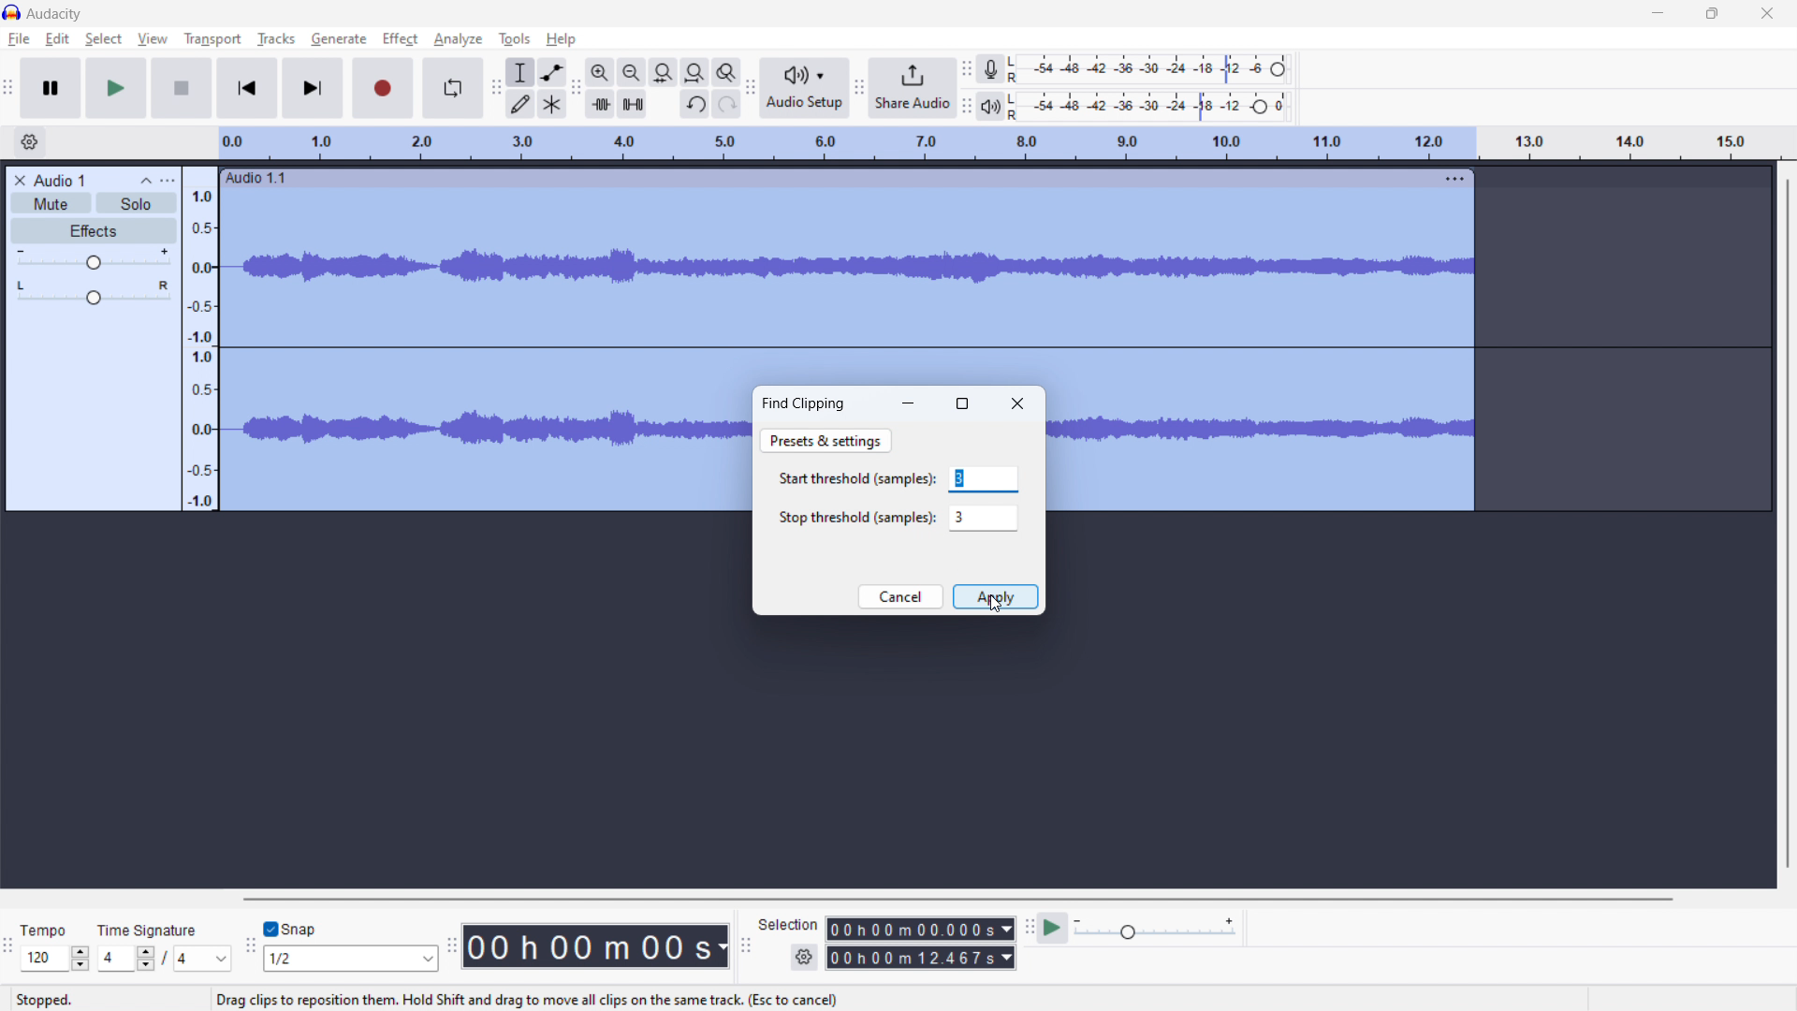 The image size is (1797, 1011). What do you see at coordinates (795, 923) in the screenshot?
I see `Selection` at bounding box center [795, 923].